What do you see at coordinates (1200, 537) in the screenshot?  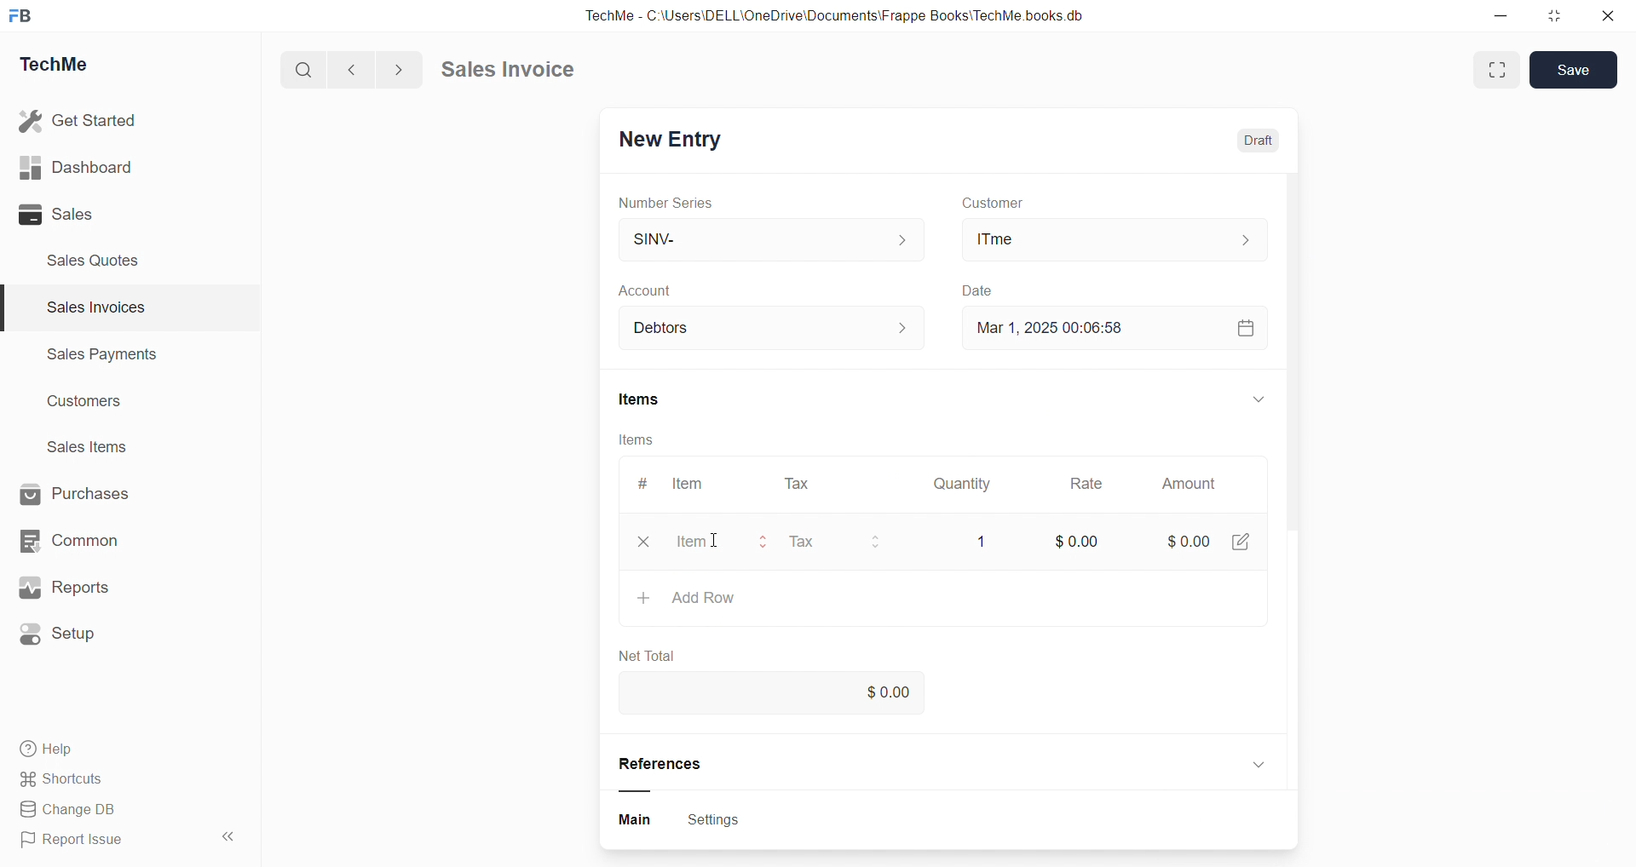 I see `$0.00 [4` at bounding box center [1200, 537].